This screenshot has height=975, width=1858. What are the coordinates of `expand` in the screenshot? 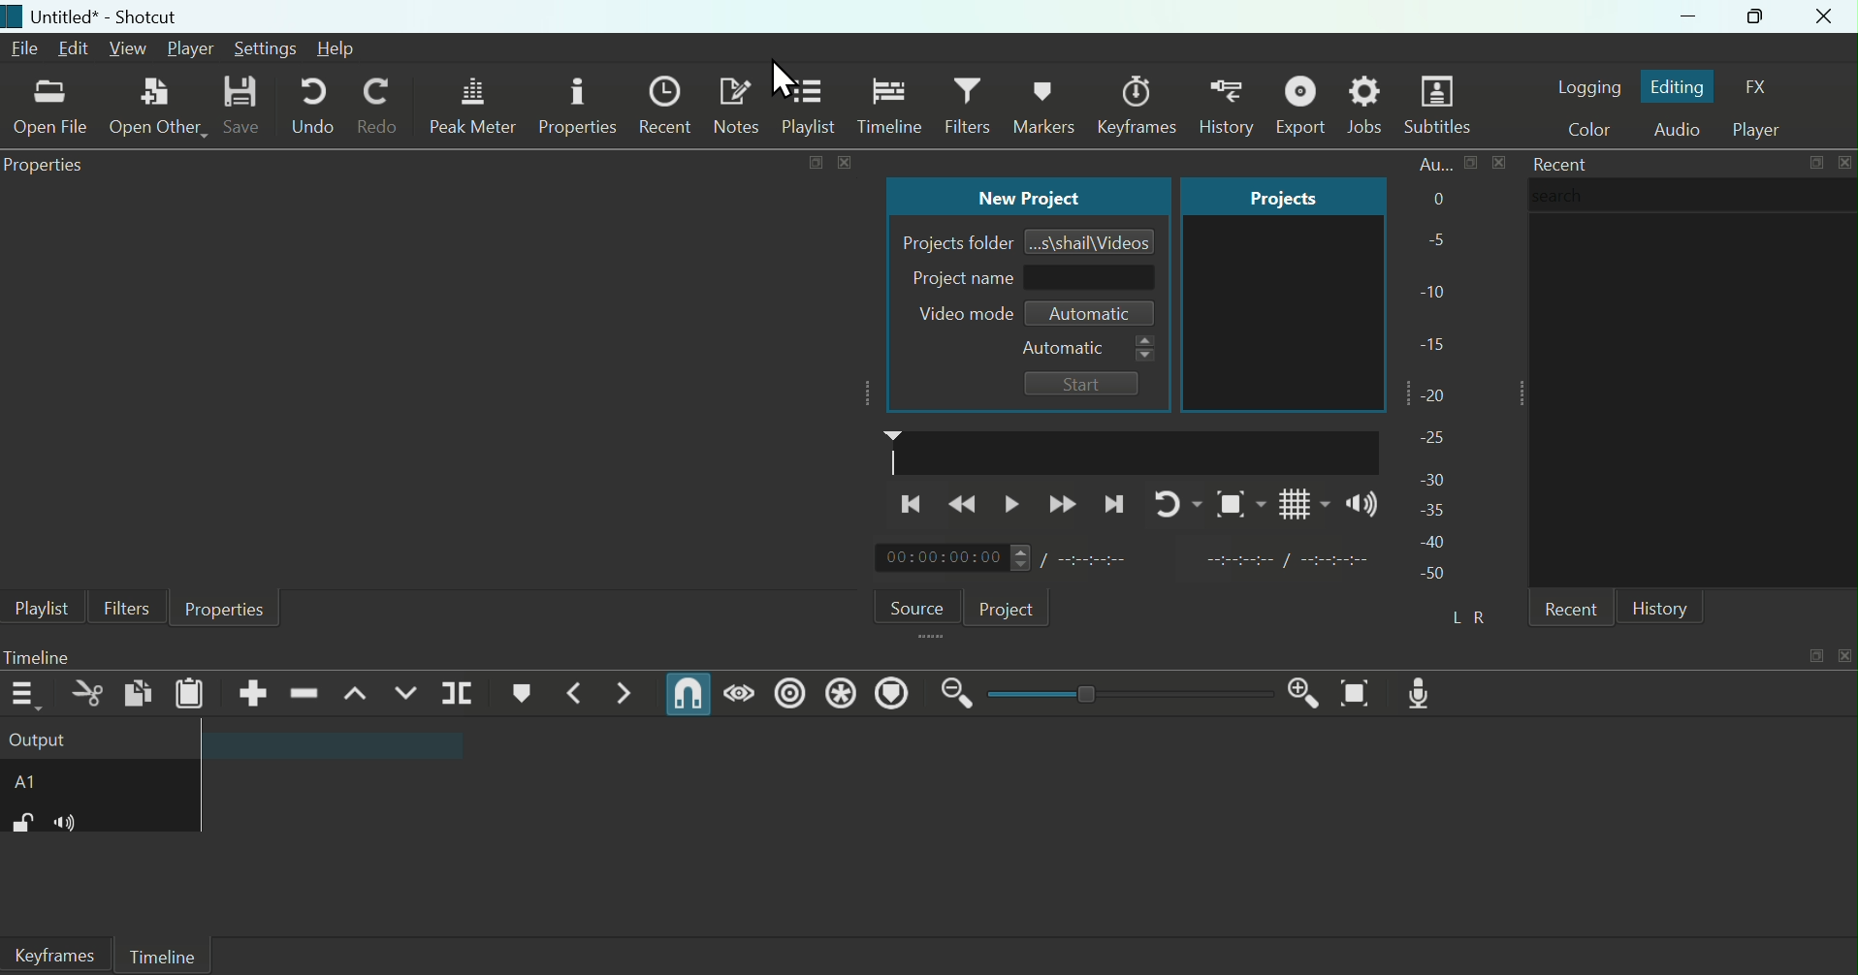 It's located at (815, 163).